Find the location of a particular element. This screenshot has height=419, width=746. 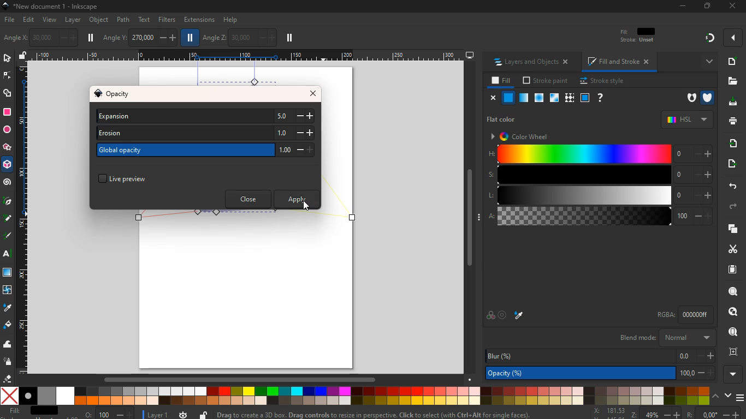

object is located at coordinates (99, 20).